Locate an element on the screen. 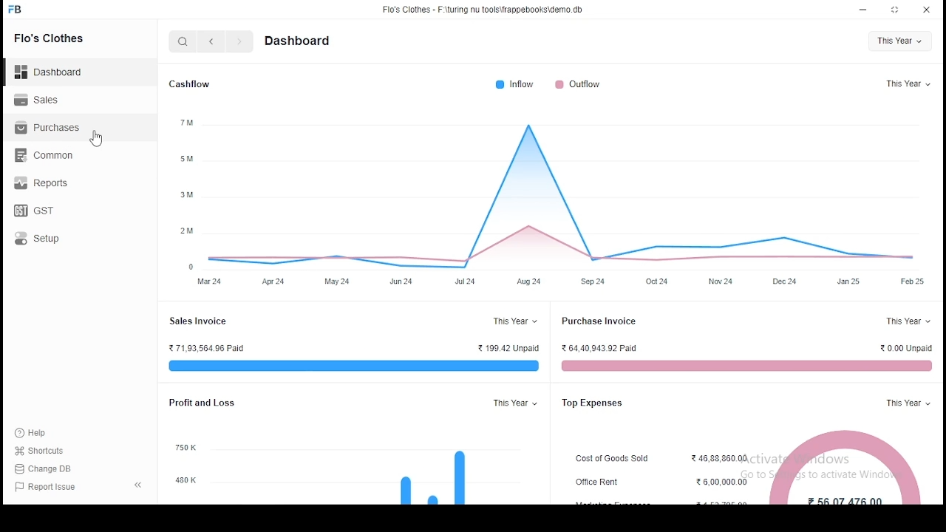  64,40,943.92 is located at coordinates (600, 349).